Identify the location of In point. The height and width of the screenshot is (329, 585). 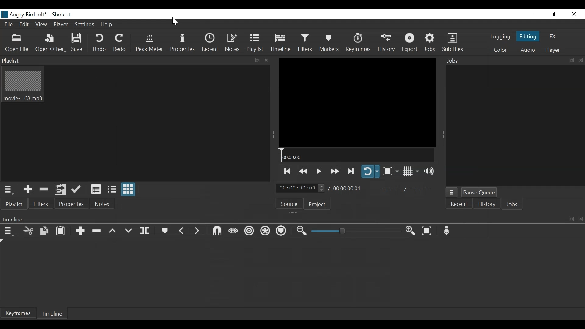
(406, 189).